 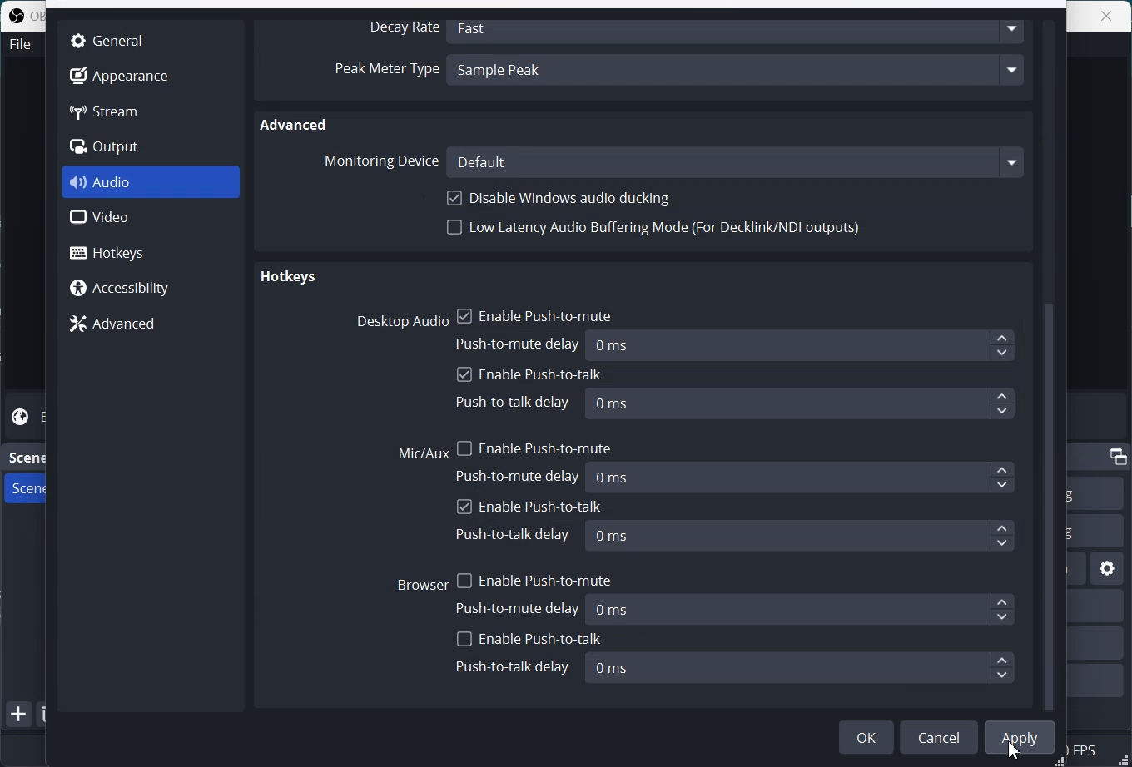 I want to click on General, so click(x=115, y=40).